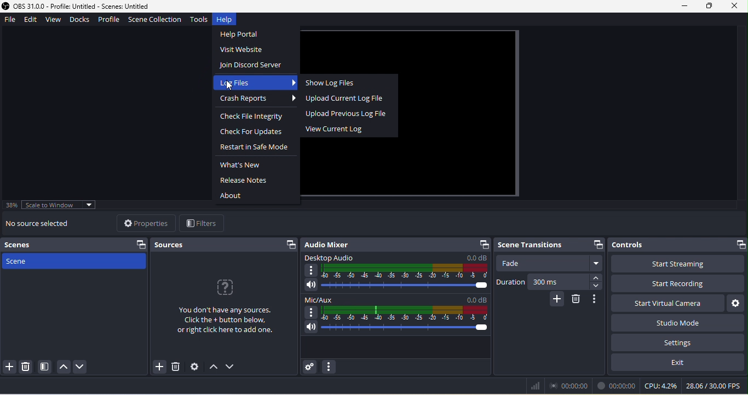  What do you see at coordinates (200, 21) in the screenshot?
I see `tools` at bounding box center [200, 21].